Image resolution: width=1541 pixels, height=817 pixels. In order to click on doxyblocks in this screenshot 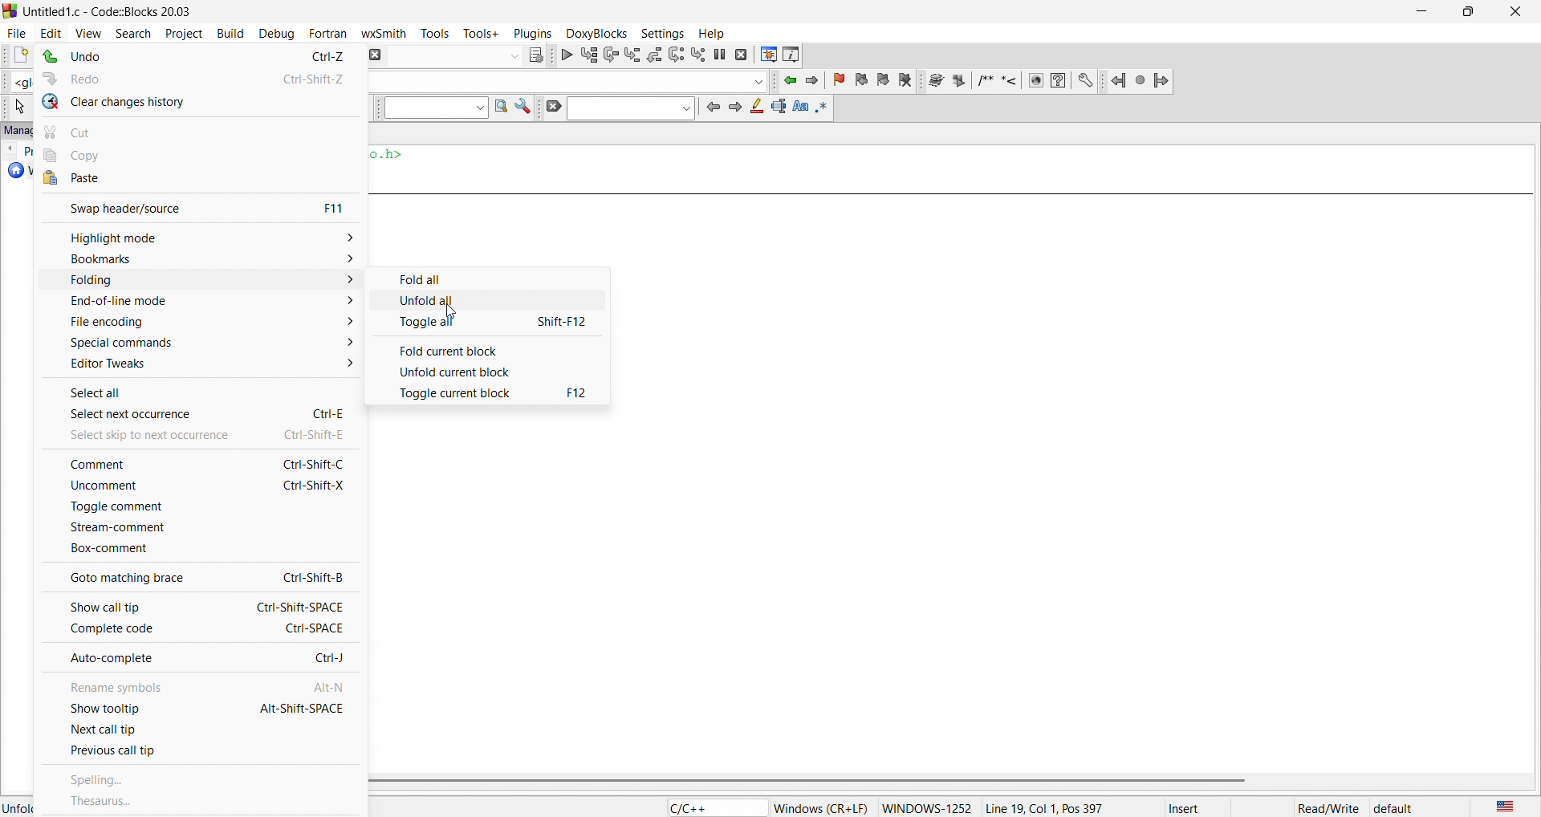, I will do `click(594, 31)`.